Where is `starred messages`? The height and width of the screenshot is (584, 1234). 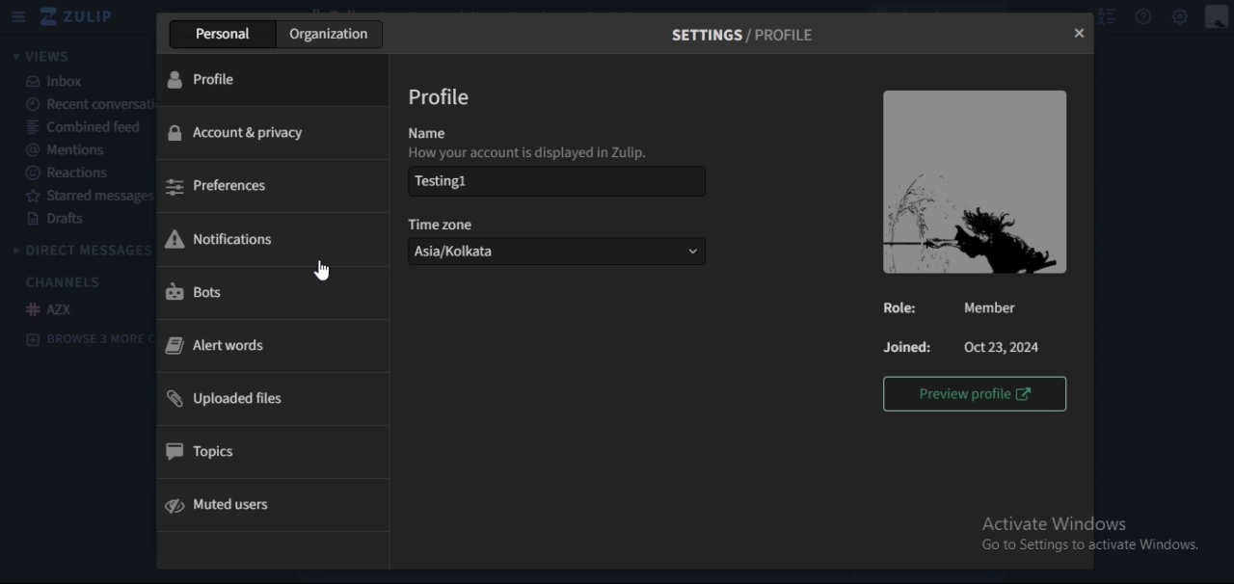 starred messages is located at coordinates (91, 197).